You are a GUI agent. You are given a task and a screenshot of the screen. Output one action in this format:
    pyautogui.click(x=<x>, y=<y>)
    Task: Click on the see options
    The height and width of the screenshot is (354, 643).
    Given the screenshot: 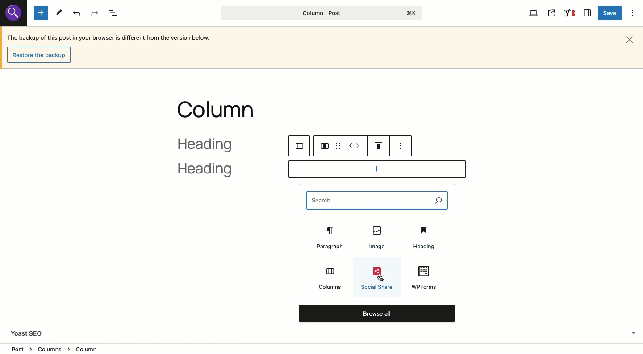 What is the action you would take?
    pyautogui.click(x=401, y=146)
    